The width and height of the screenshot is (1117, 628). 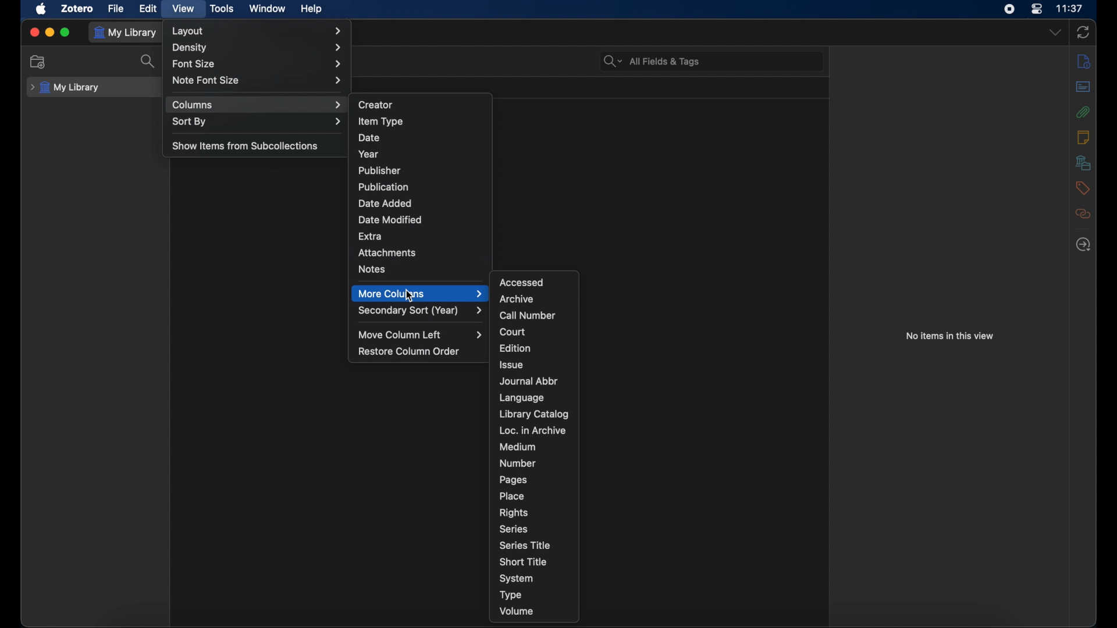 What do you see at coordinates (34, 32) in the screenshot?
I see `close` at bounding box center [34, 32].